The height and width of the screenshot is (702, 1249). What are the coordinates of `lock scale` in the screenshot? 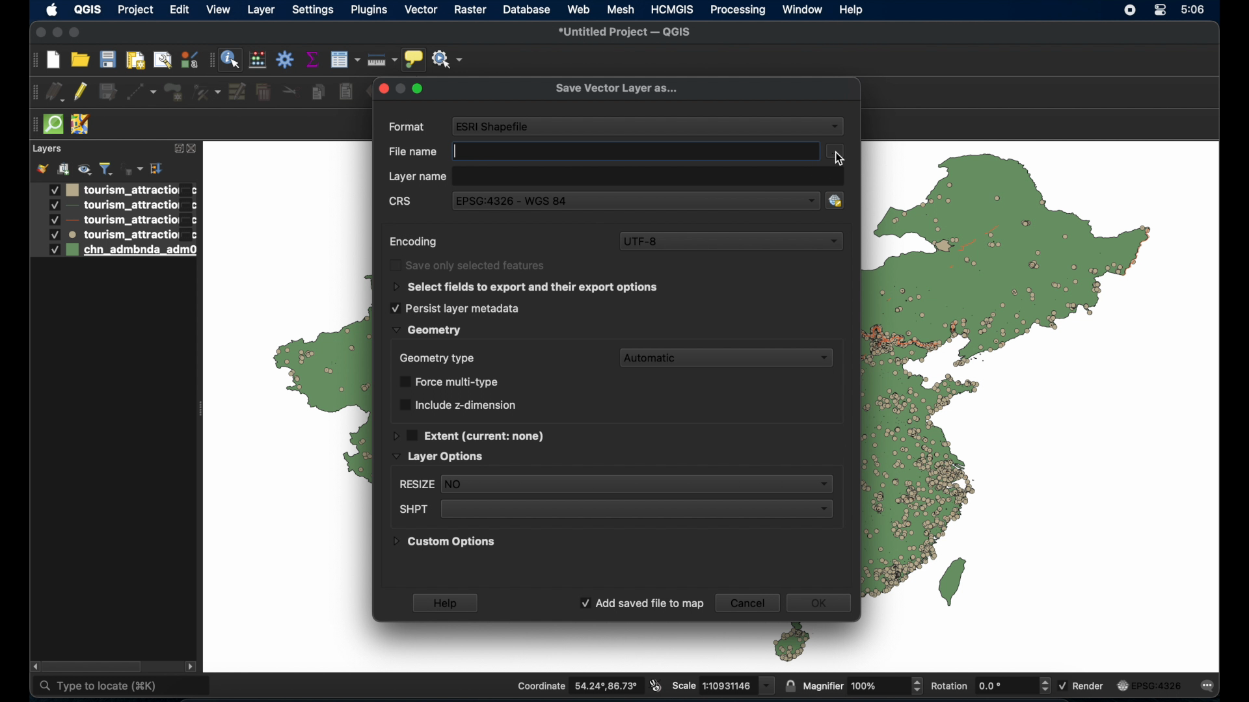 It's located at (790, 684).